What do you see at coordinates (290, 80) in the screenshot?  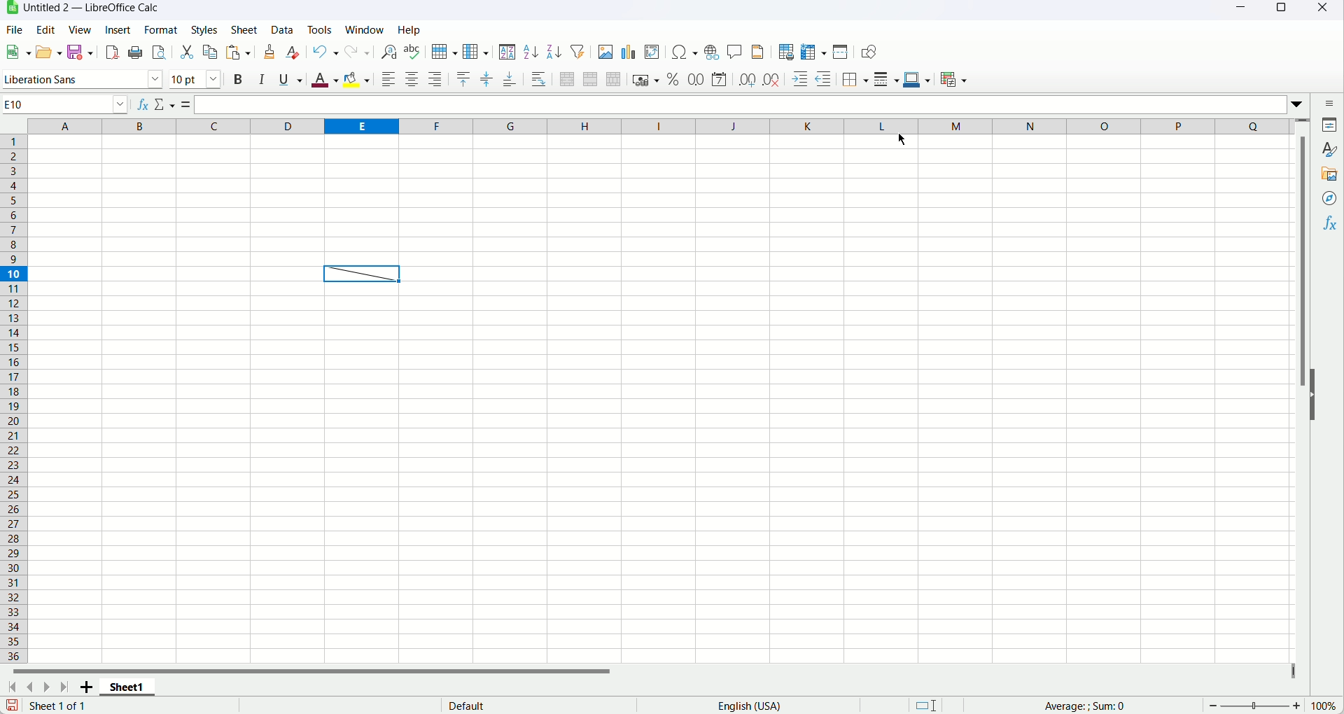 I see `Underline` at bounding box center [290, 80].